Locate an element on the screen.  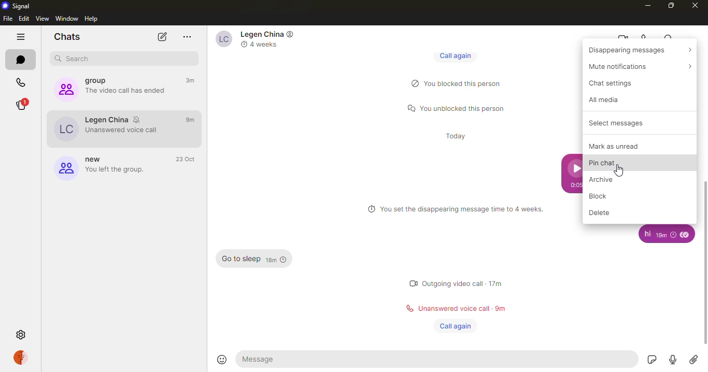
chat settings is located at coordinates (625, 82).